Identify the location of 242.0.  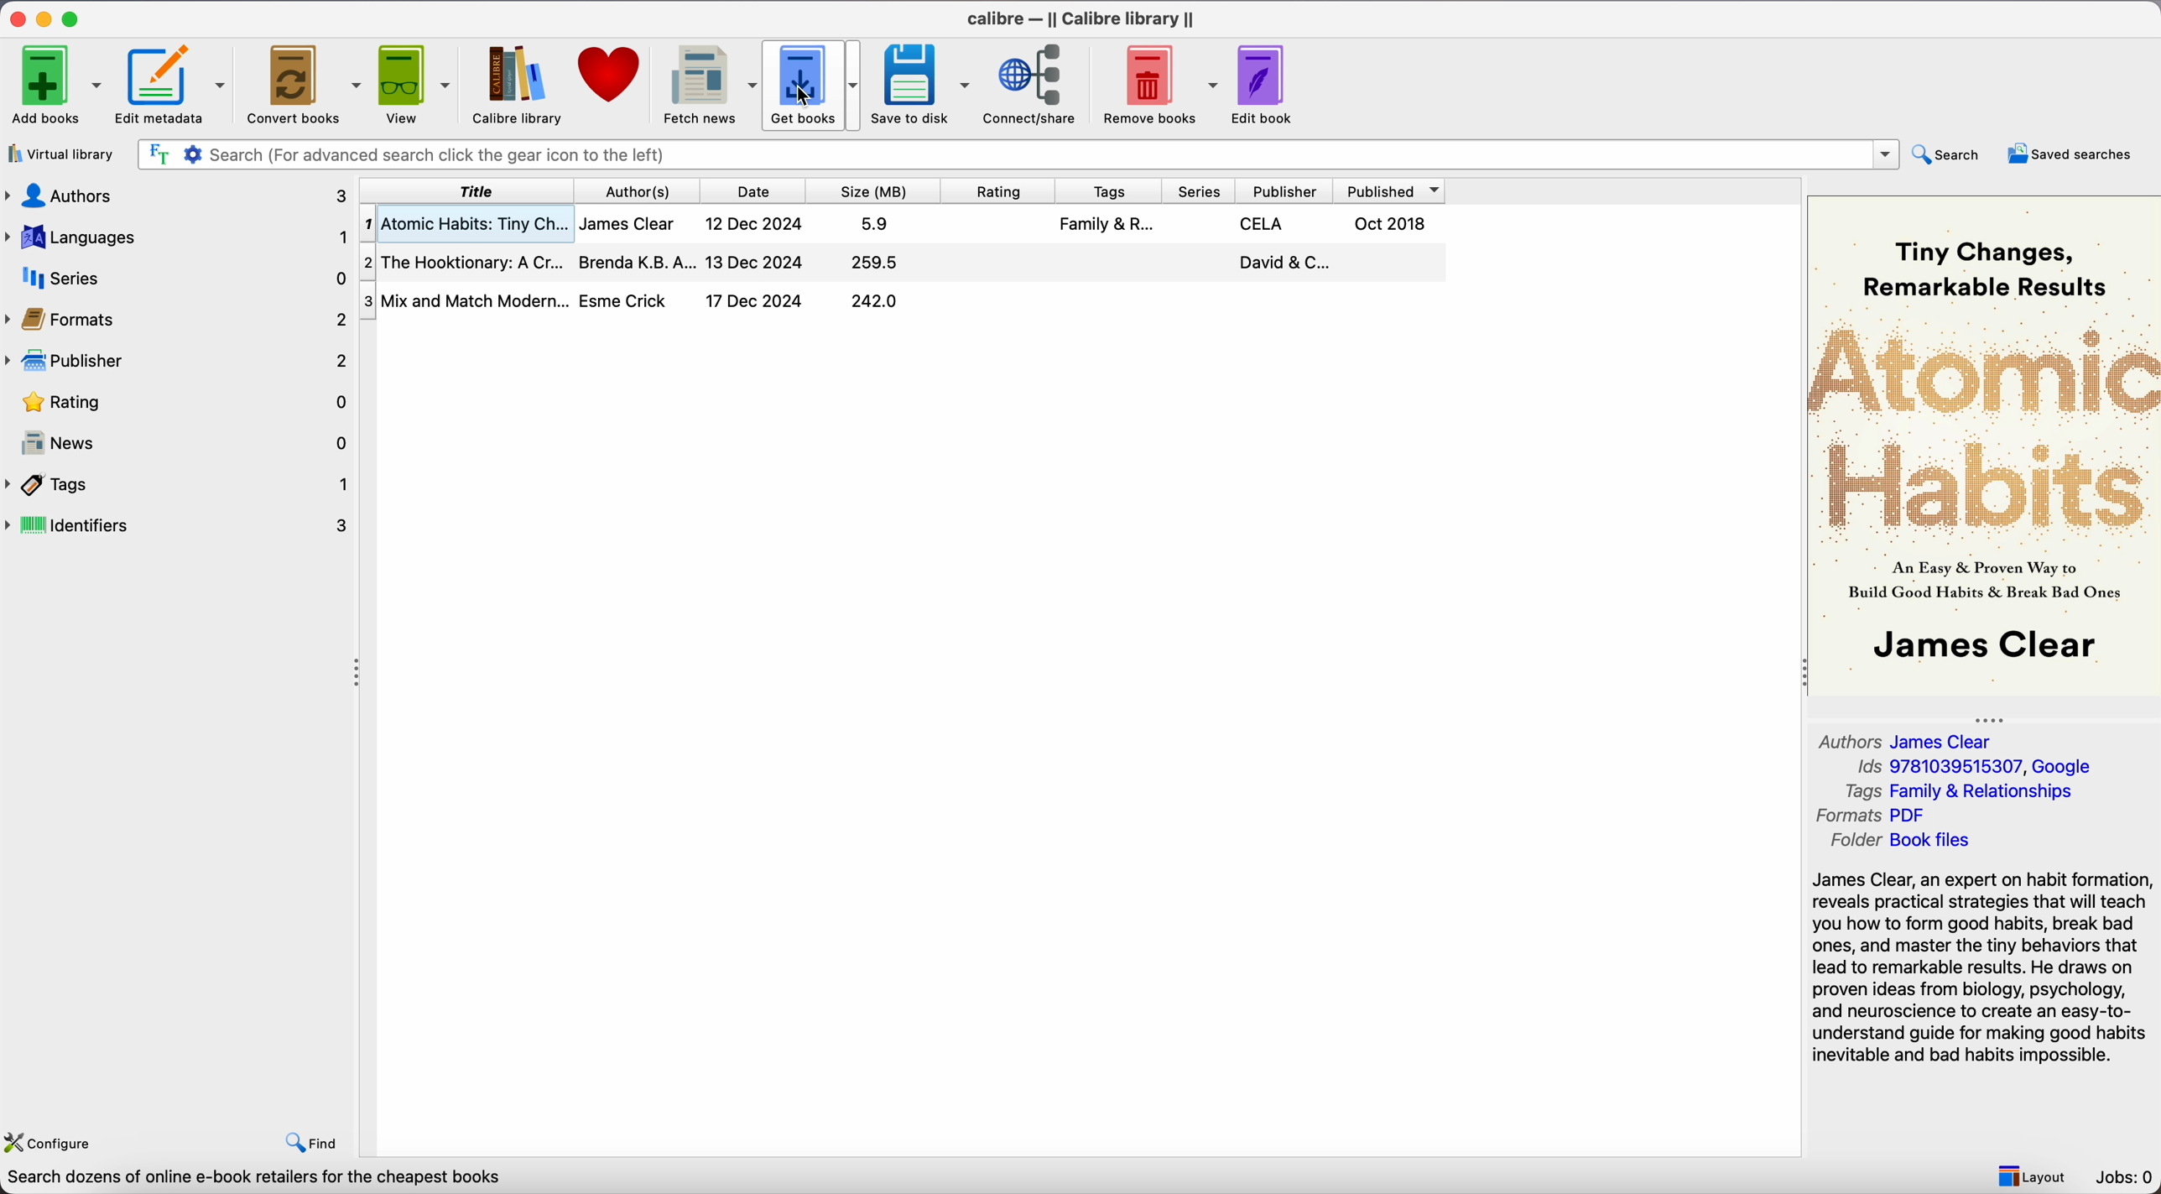
(875, 300).